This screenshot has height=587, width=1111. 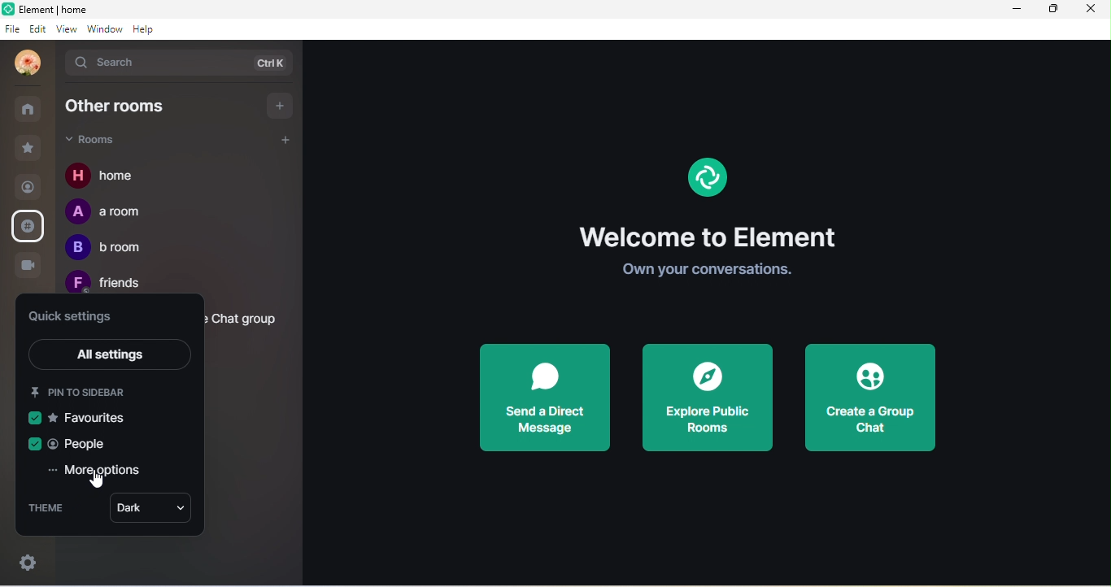 I want to click on window, so click(x=106, y=29).